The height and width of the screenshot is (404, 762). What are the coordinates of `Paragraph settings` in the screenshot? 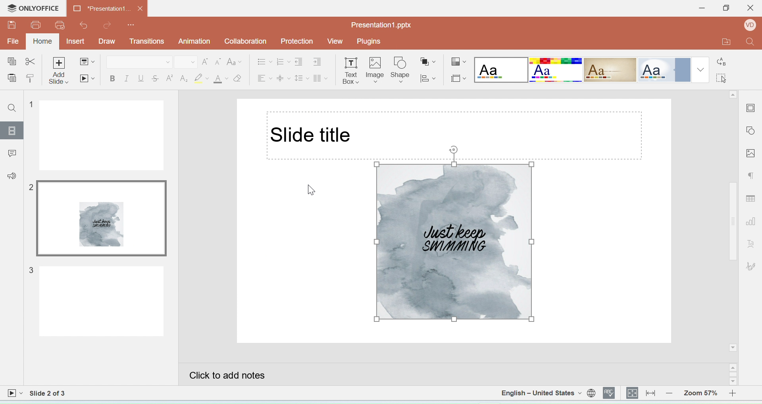 It's located at (752, 177).